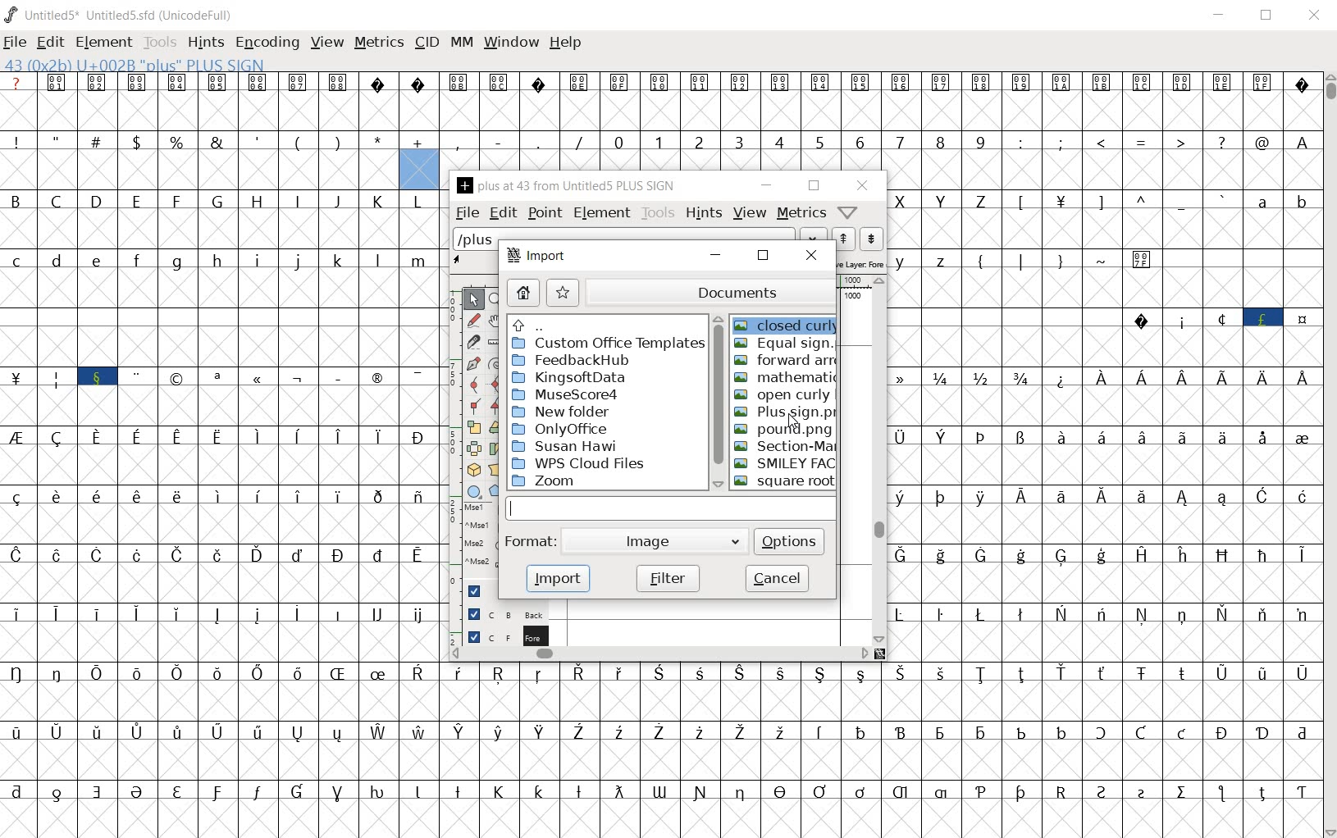 The width and height of the screenshot is (1337, 838). Describe the element at coordinates (137, 65) in the screenshot. I see `43 (0X2B) u+002b "plus" PLUS SIGN` at that location.